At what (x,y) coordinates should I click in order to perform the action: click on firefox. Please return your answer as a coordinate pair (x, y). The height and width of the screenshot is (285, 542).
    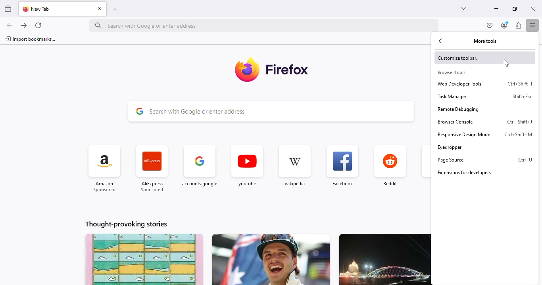
    Looking at the image, I should click on (288, 69).